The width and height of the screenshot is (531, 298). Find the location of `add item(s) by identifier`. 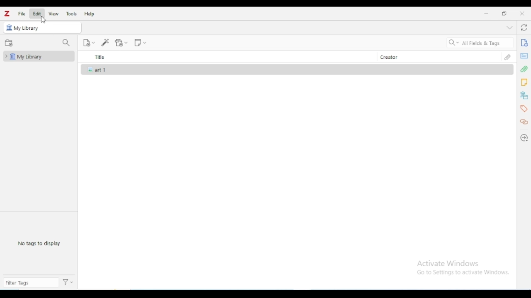

add item(s) by identifier is located at coordinates (105, 42).